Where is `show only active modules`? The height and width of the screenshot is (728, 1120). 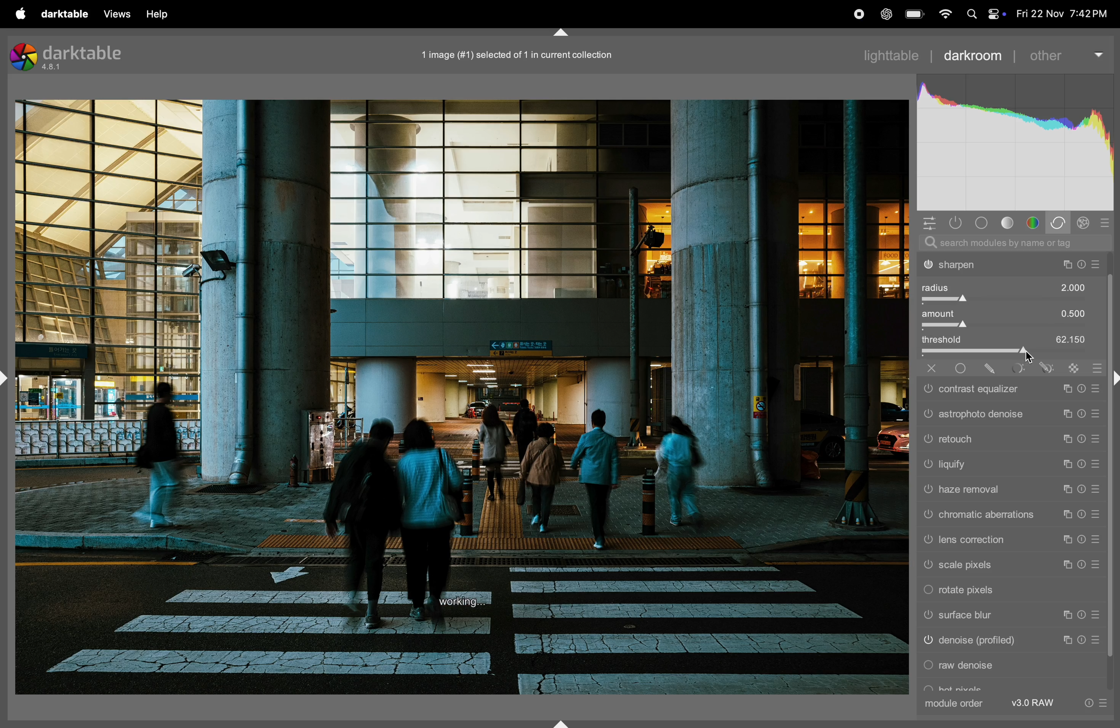 show only active modules is located at coordinates (956, 223).